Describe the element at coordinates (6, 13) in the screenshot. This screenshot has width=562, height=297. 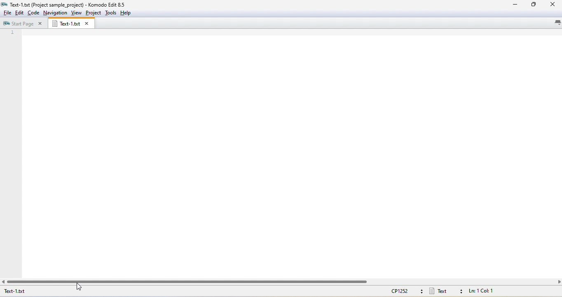
I see `file` at that location.